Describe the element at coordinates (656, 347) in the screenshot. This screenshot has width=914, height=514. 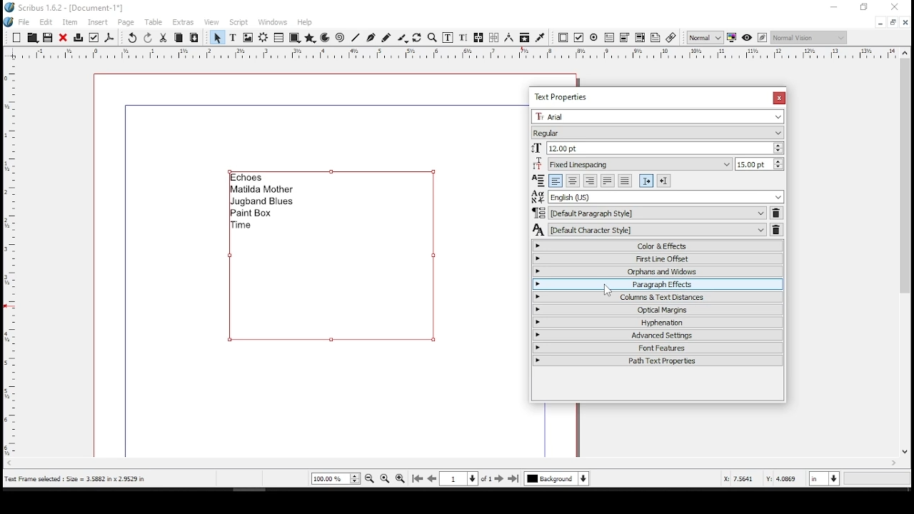
I see `font features` at that location.